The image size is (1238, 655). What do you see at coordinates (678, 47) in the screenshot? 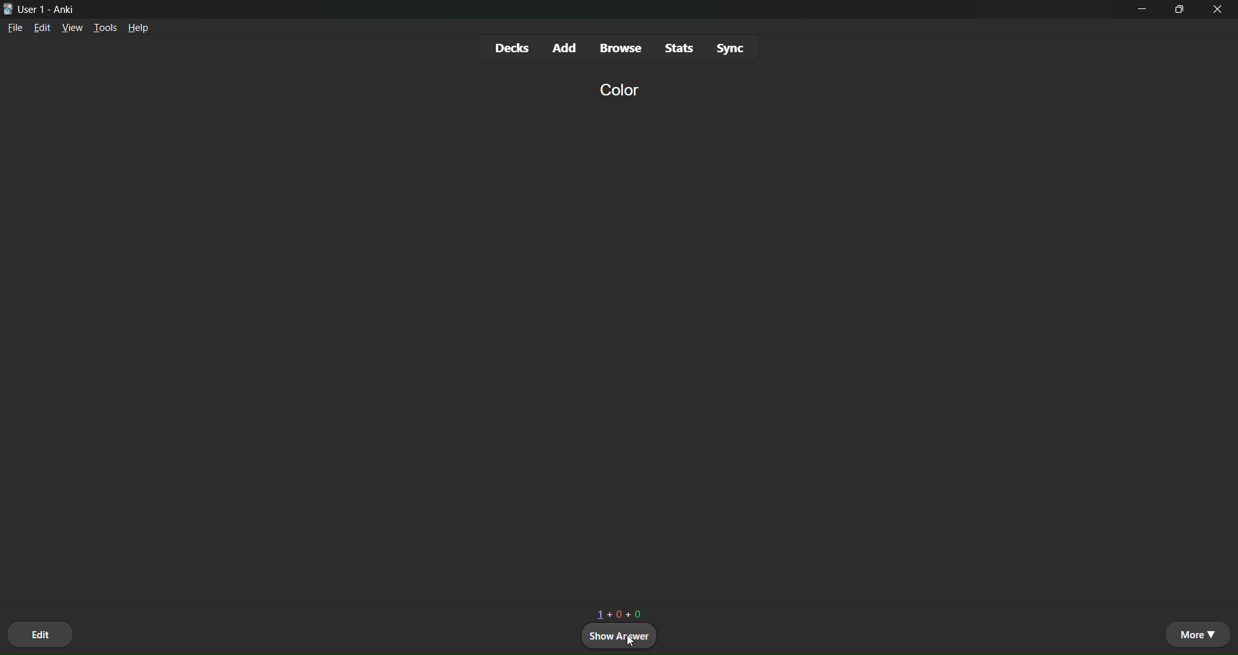
I see `stats` at bounding box center [678, 47].